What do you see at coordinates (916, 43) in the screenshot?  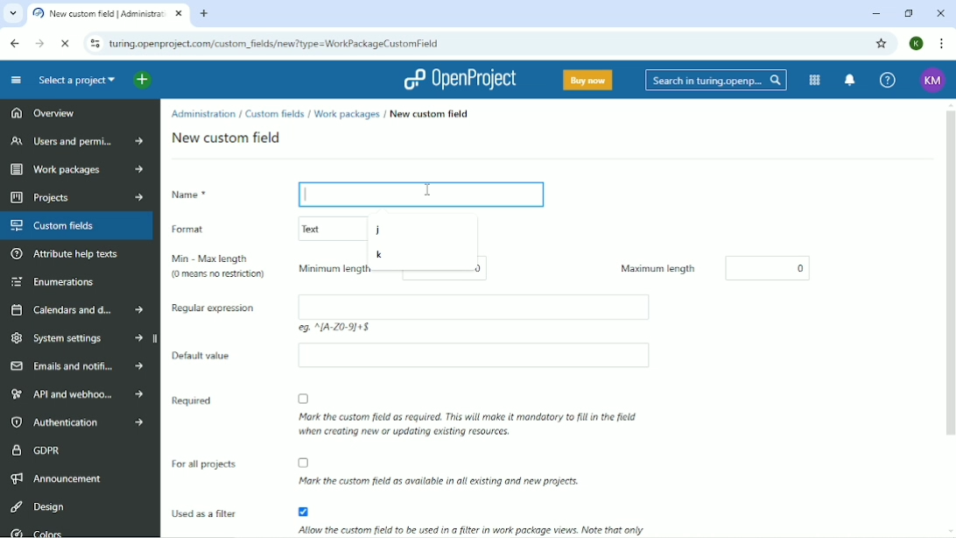 I see `Account` at bounding box center [916, 43].